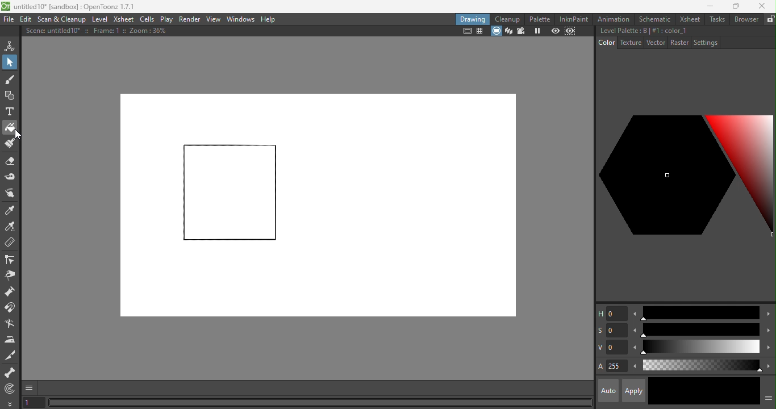 Image resolution: width=776 pixels, height=409 pixels. What do you see at coordinates (701, 366) in the screenshot?
I see `Slide bar` at bounding box center [701, 366].